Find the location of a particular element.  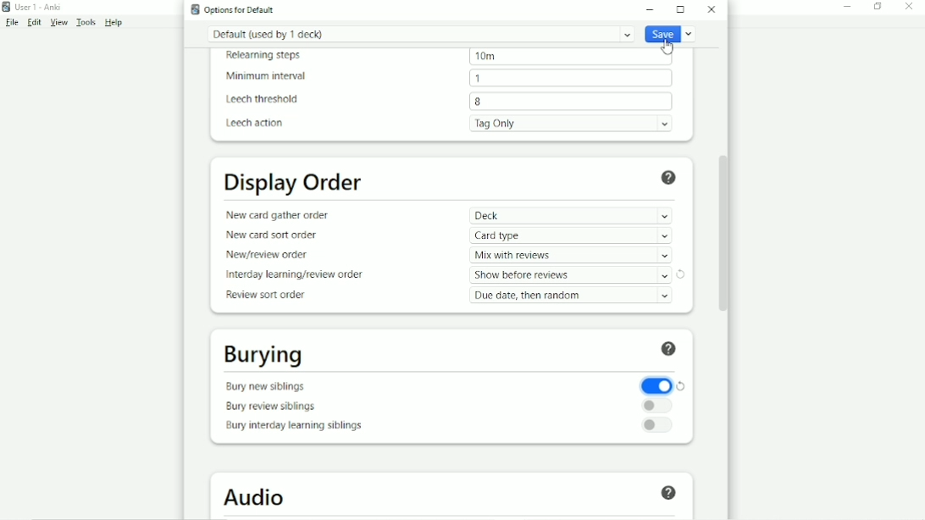

Minimum interval is located at coordinates (270, 76).